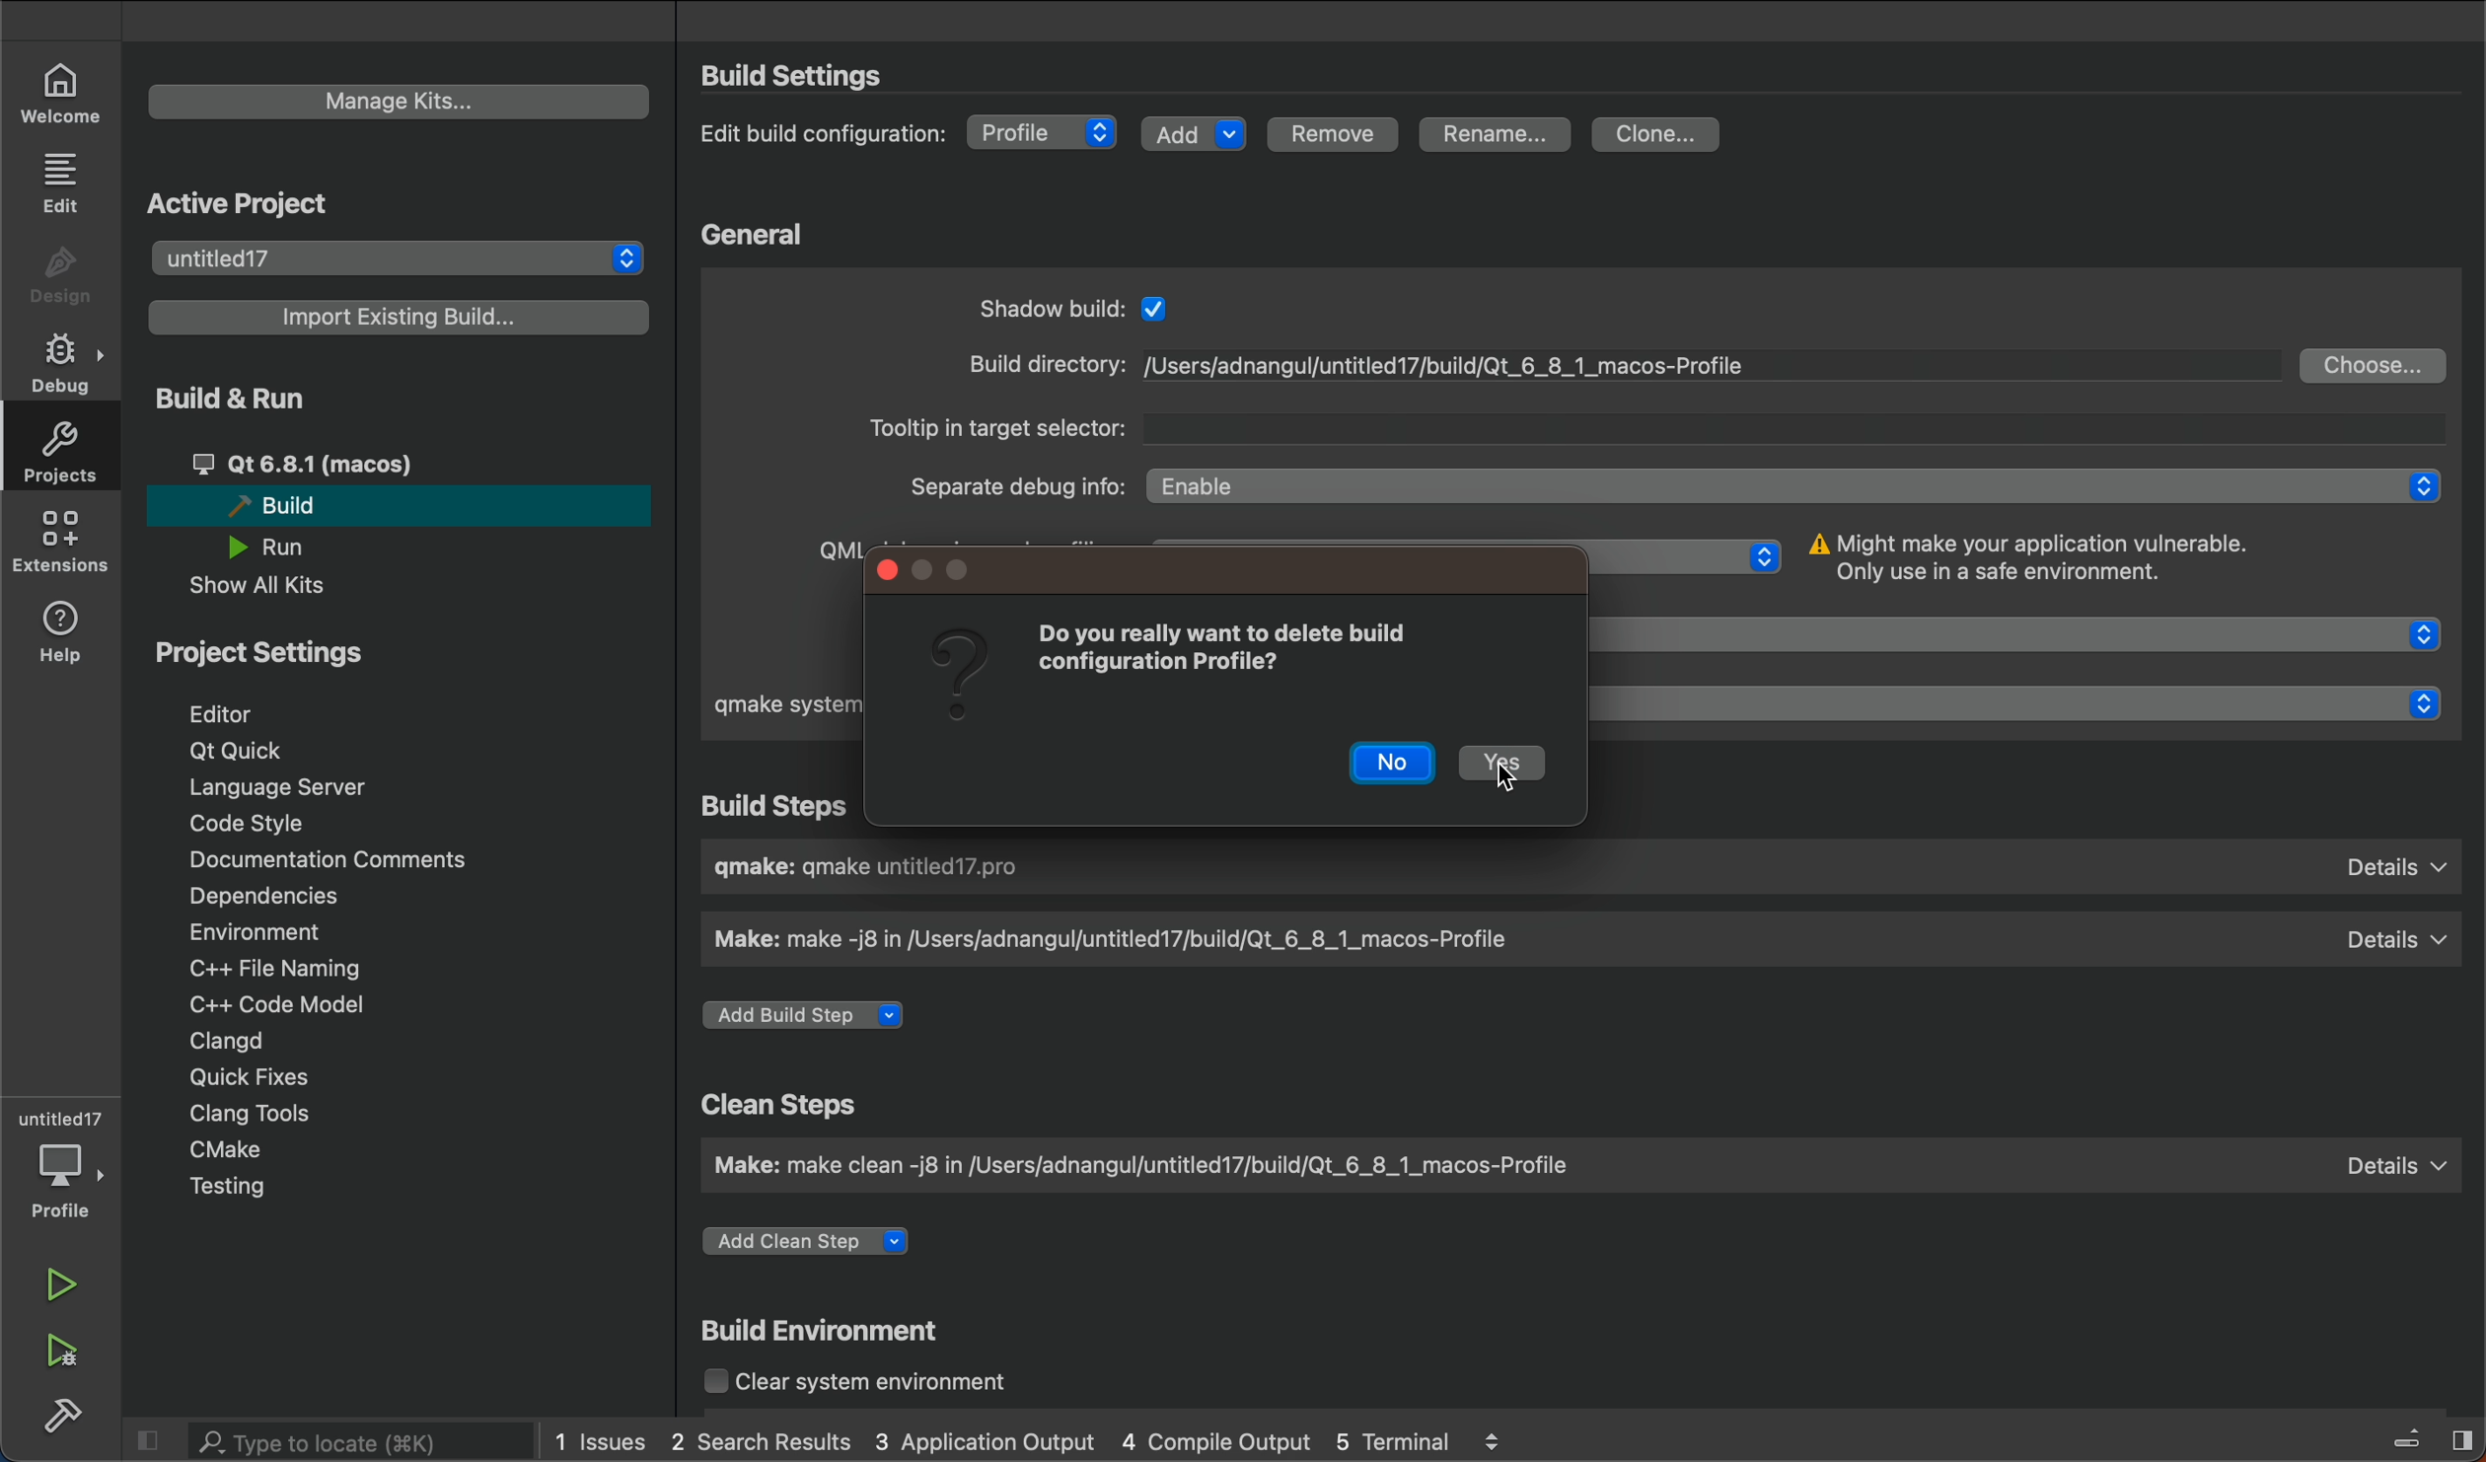  What do you see at coordinates (251, 1193) in the screenshot?
I see `testing` at bounding box center [251, 1193].